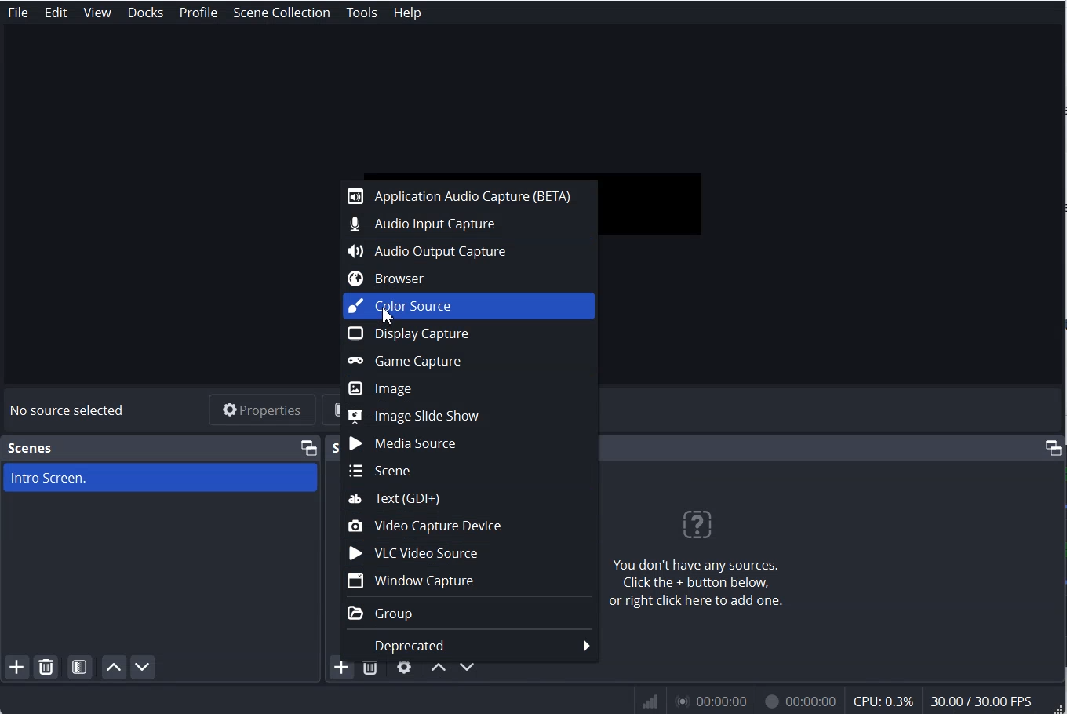 The width and height of the screenshot is (1067, 714). I want to click on WIfi, so click(651, 701).